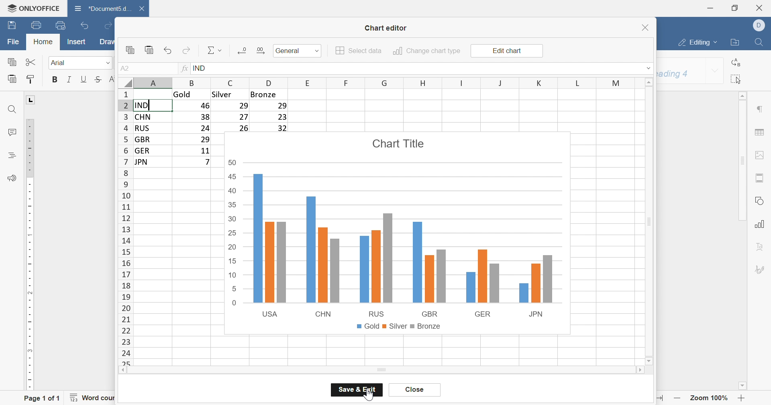  I want to click on save & exit, so click(358, 389).